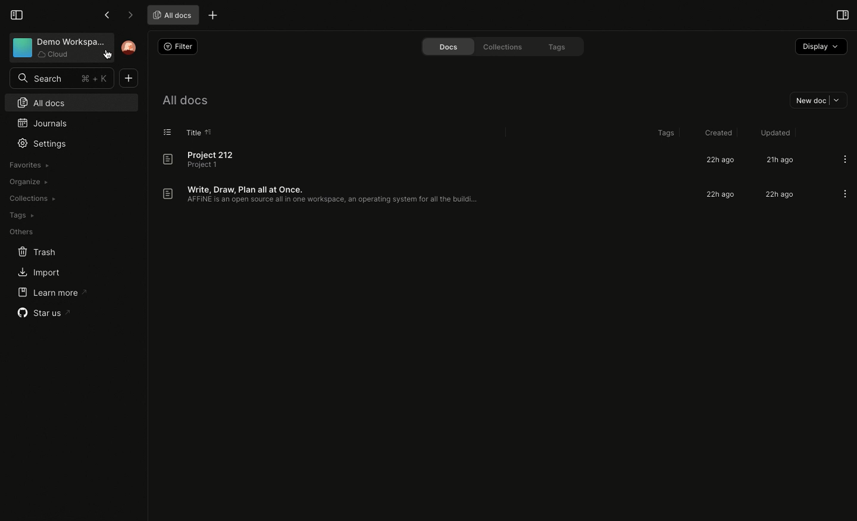  What do you see at coordinates (324, 193) in the screenshot?
I see `Write, draw, plan all at once` at bounding box center [324, 193].